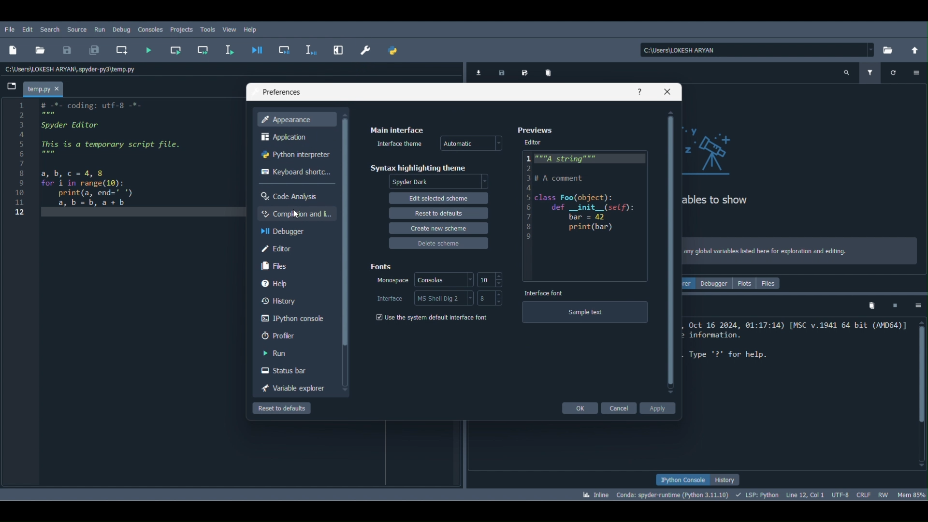 Image resolution: width=928 pixels, height=522 pixels. Describe the element at coordinates (473, 143) in the screenshot. I see `Theme` at that location.